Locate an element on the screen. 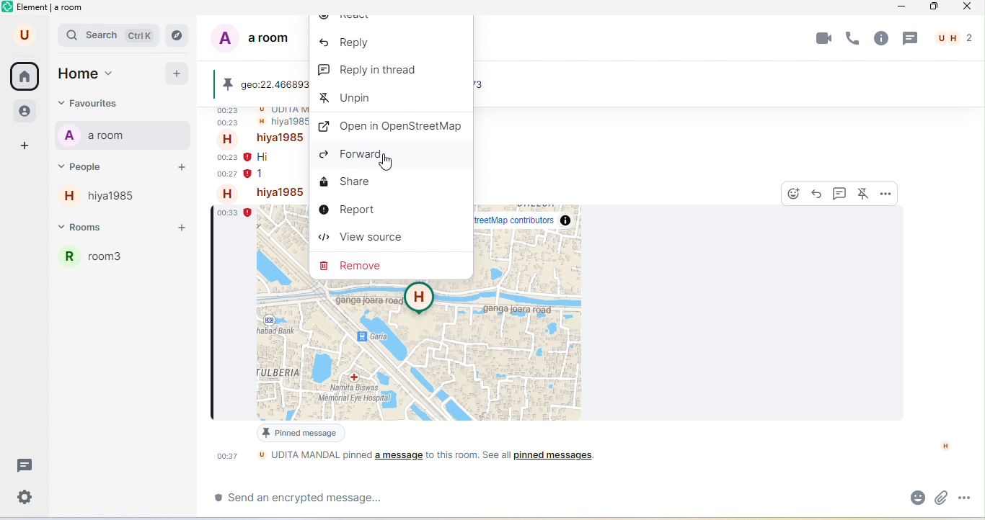 The width and height of the screenshot is (985, 520). h is located at coordinates (231, 193).